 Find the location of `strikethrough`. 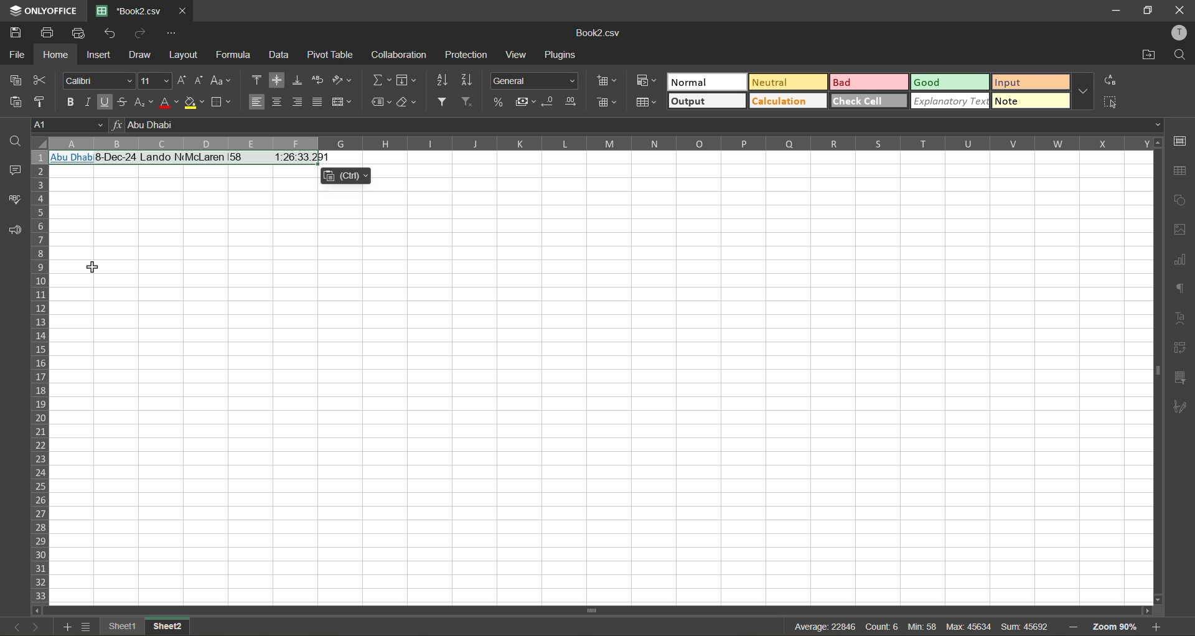

strikethrough is located at coordinates (122, 103).